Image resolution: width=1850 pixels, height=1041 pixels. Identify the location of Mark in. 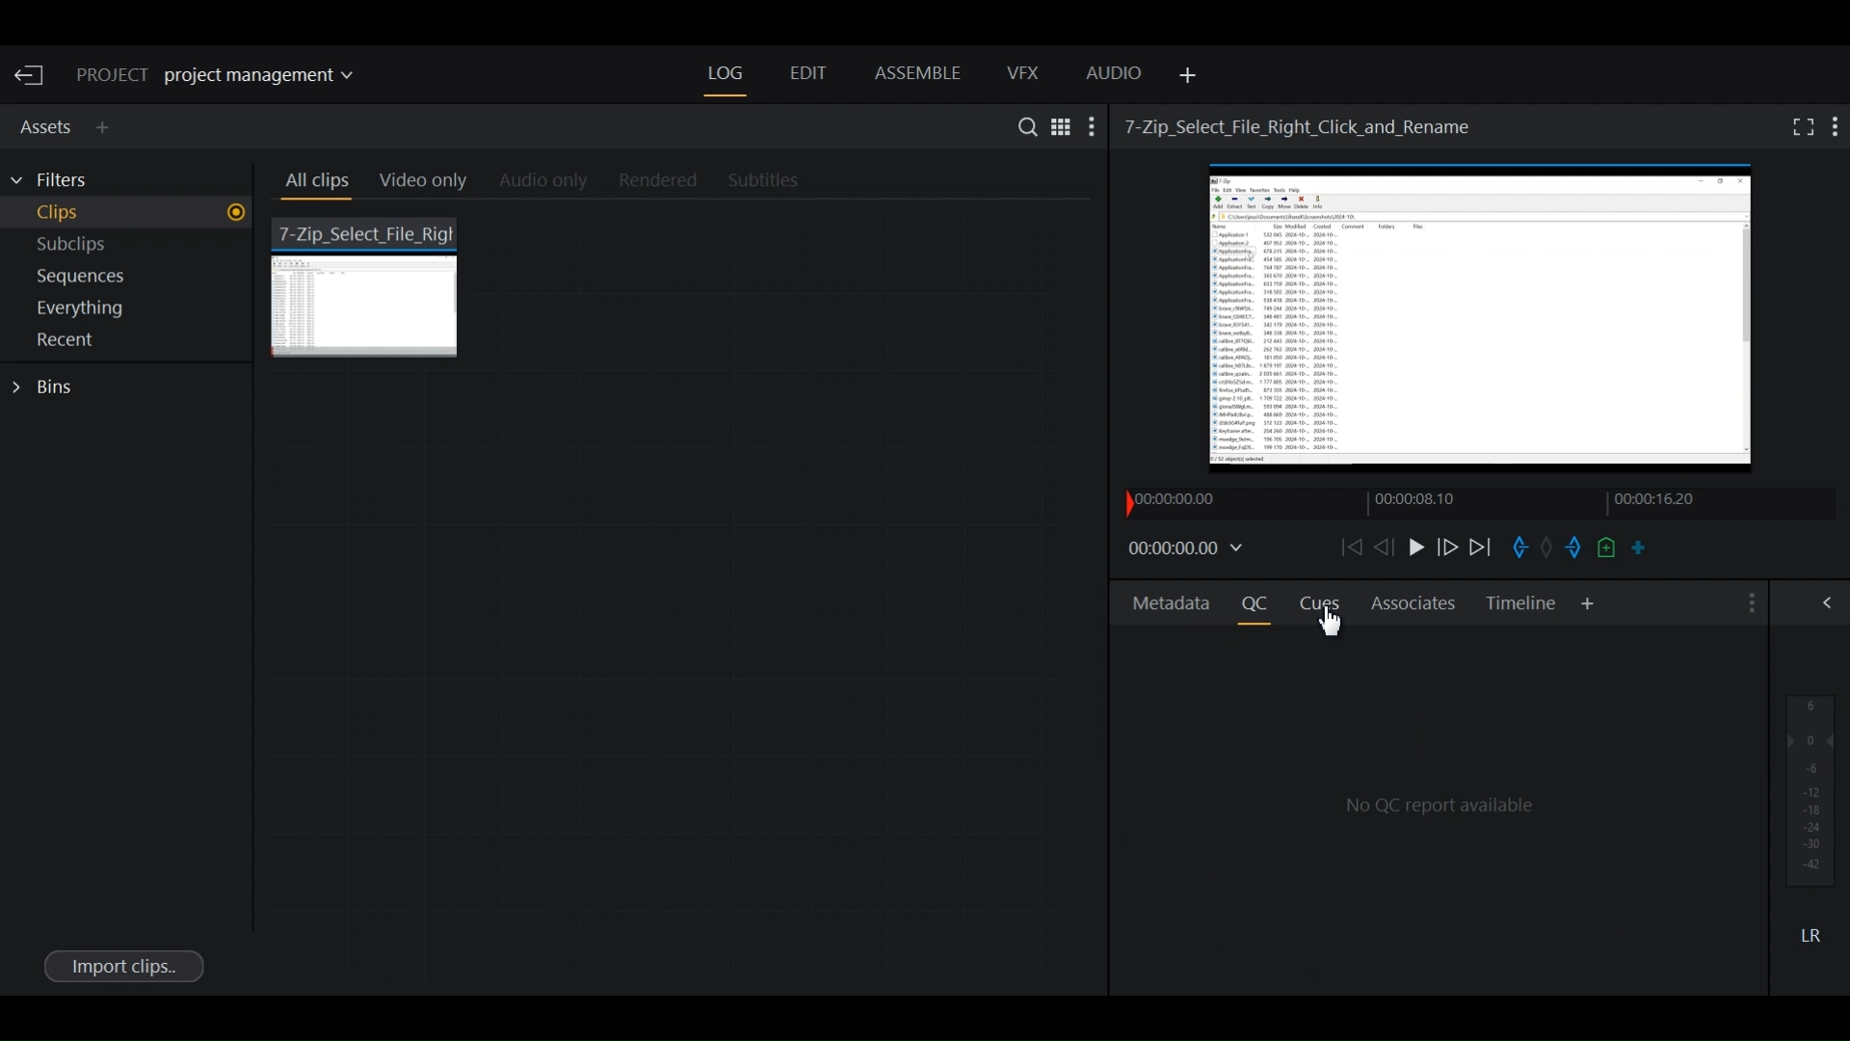
(1521, 547).